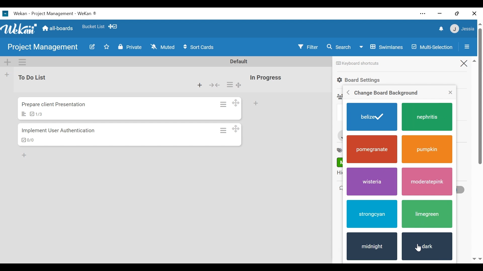 The image size is (483, 271). Describe the element at coordinates (364, 80) in the screenshot. I see `Board settings` at that location.